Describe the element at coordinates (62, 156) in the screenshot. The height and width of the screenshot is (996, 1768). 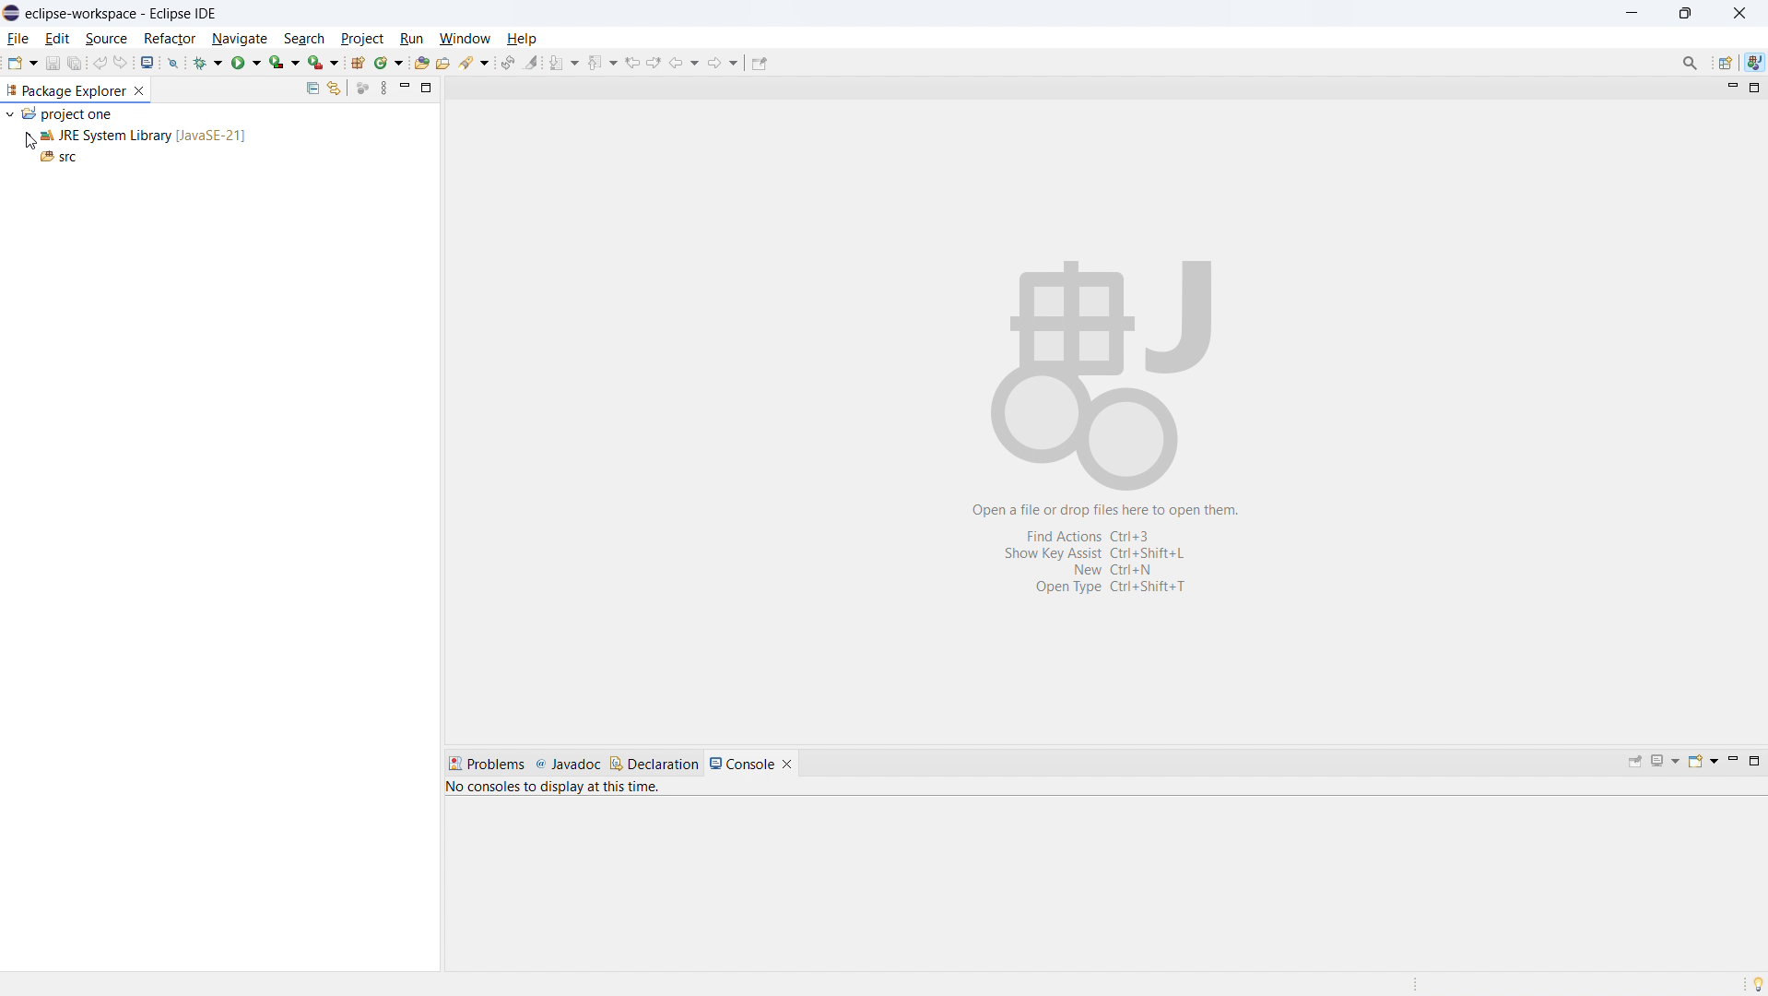
I see `src` at that location.